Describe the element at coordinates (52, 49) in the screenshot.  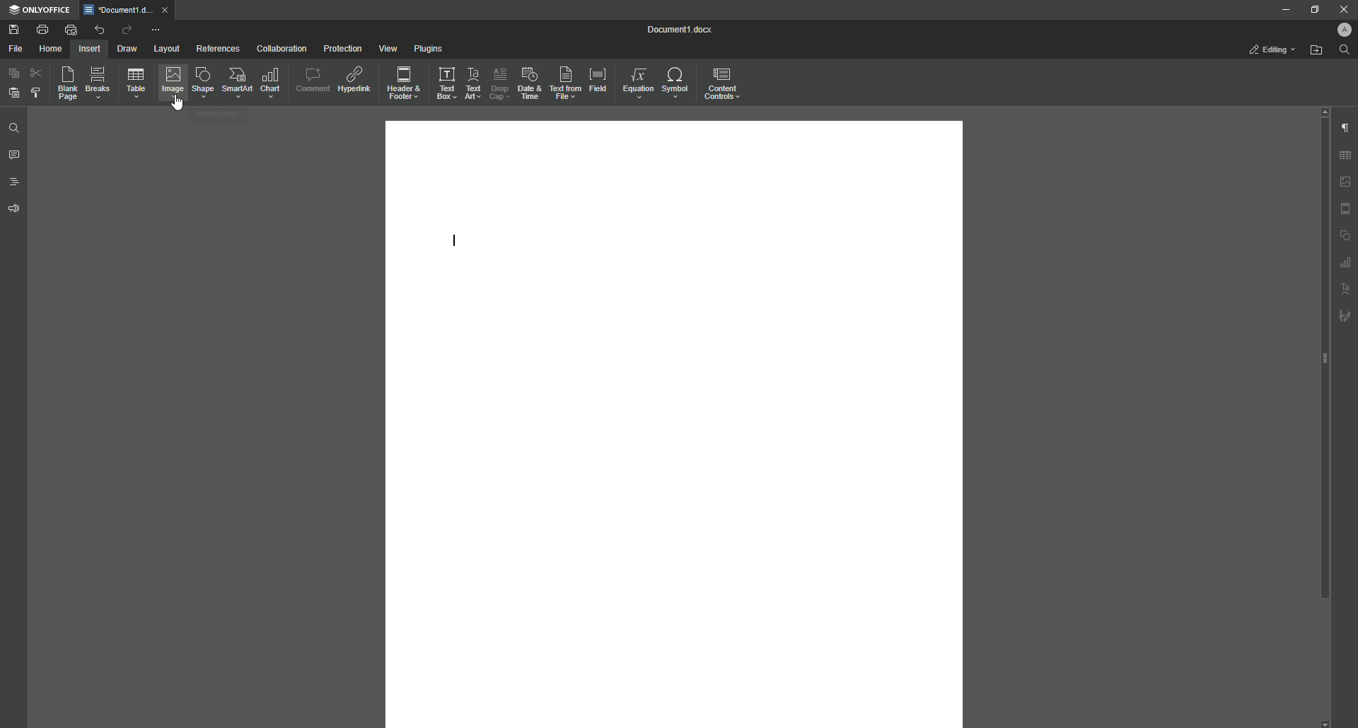
I see `Home` at that location.